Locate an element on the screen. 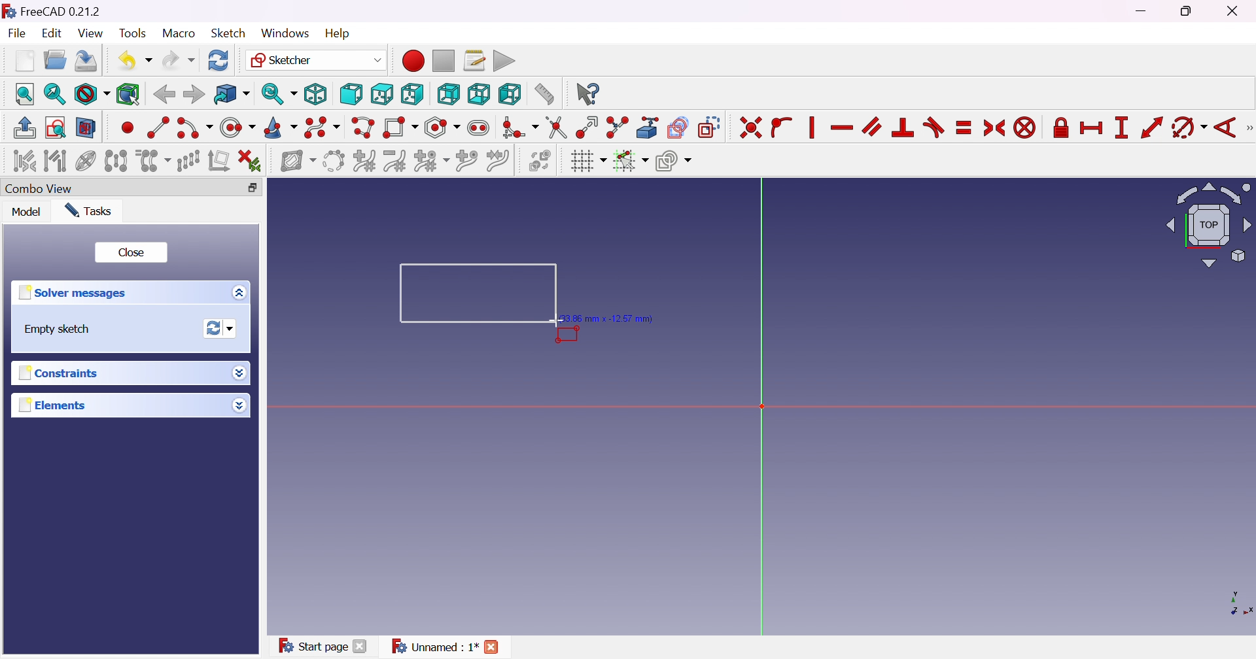 Image resolution: width=1256 pixels, height=659 pixels. Model is located at coordinates (27, 212).